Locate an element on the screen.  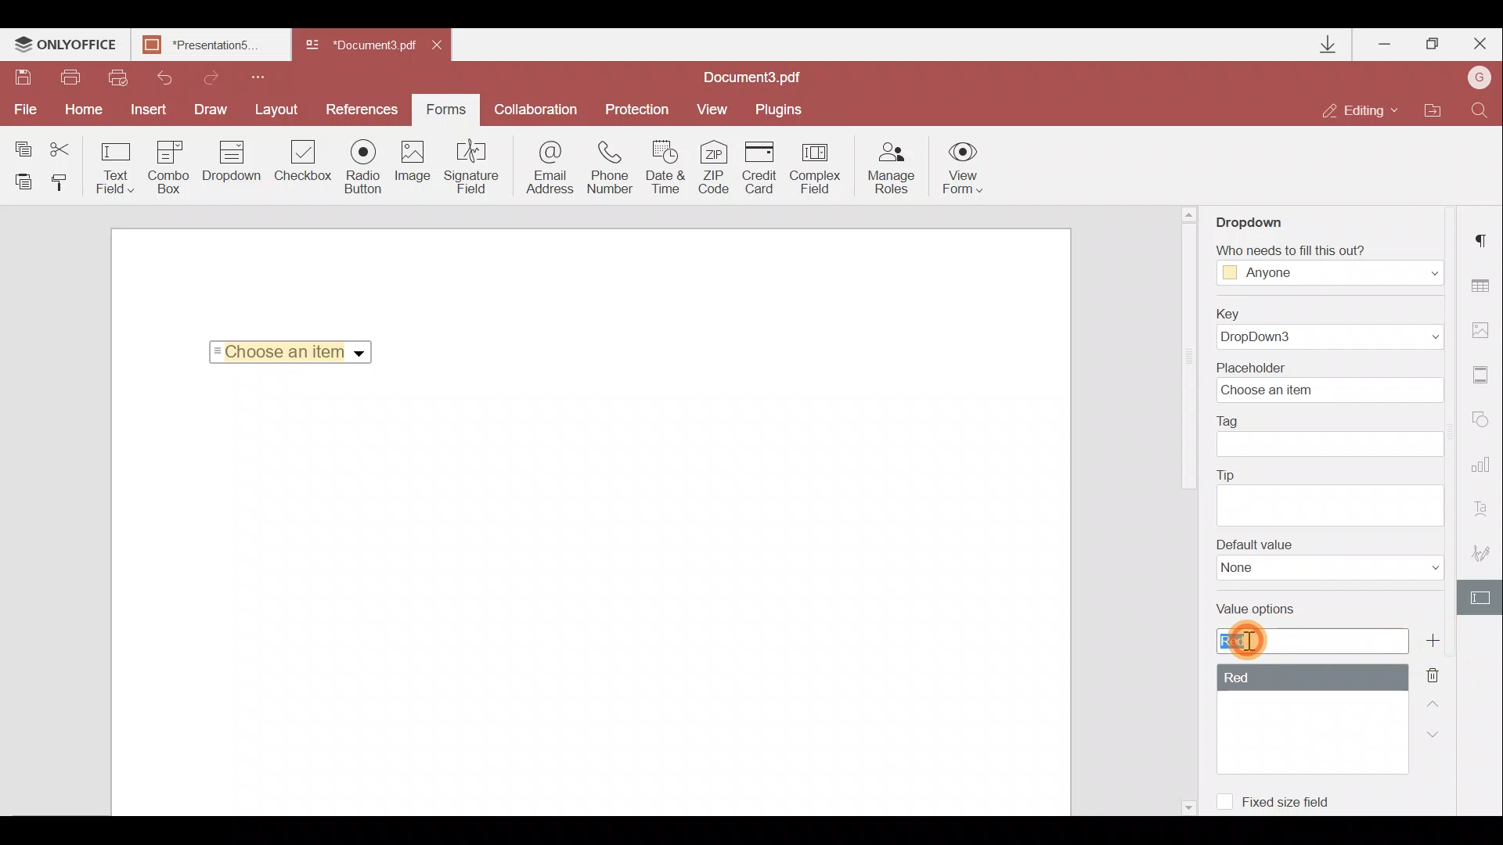
Fixed size field is located at coordinates (1296, 804).